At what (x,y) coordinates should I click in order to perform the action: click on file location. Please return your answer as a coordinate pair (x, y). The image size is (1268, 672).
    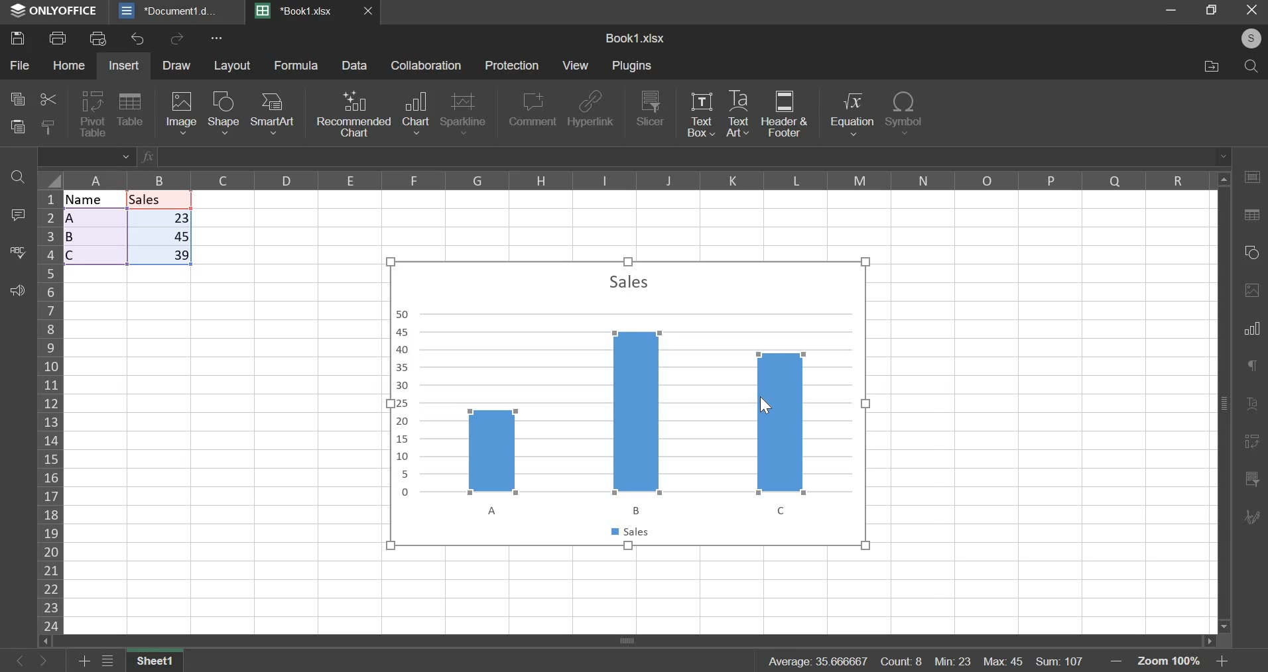
    Looking at the image, I should click on (1214, 68).